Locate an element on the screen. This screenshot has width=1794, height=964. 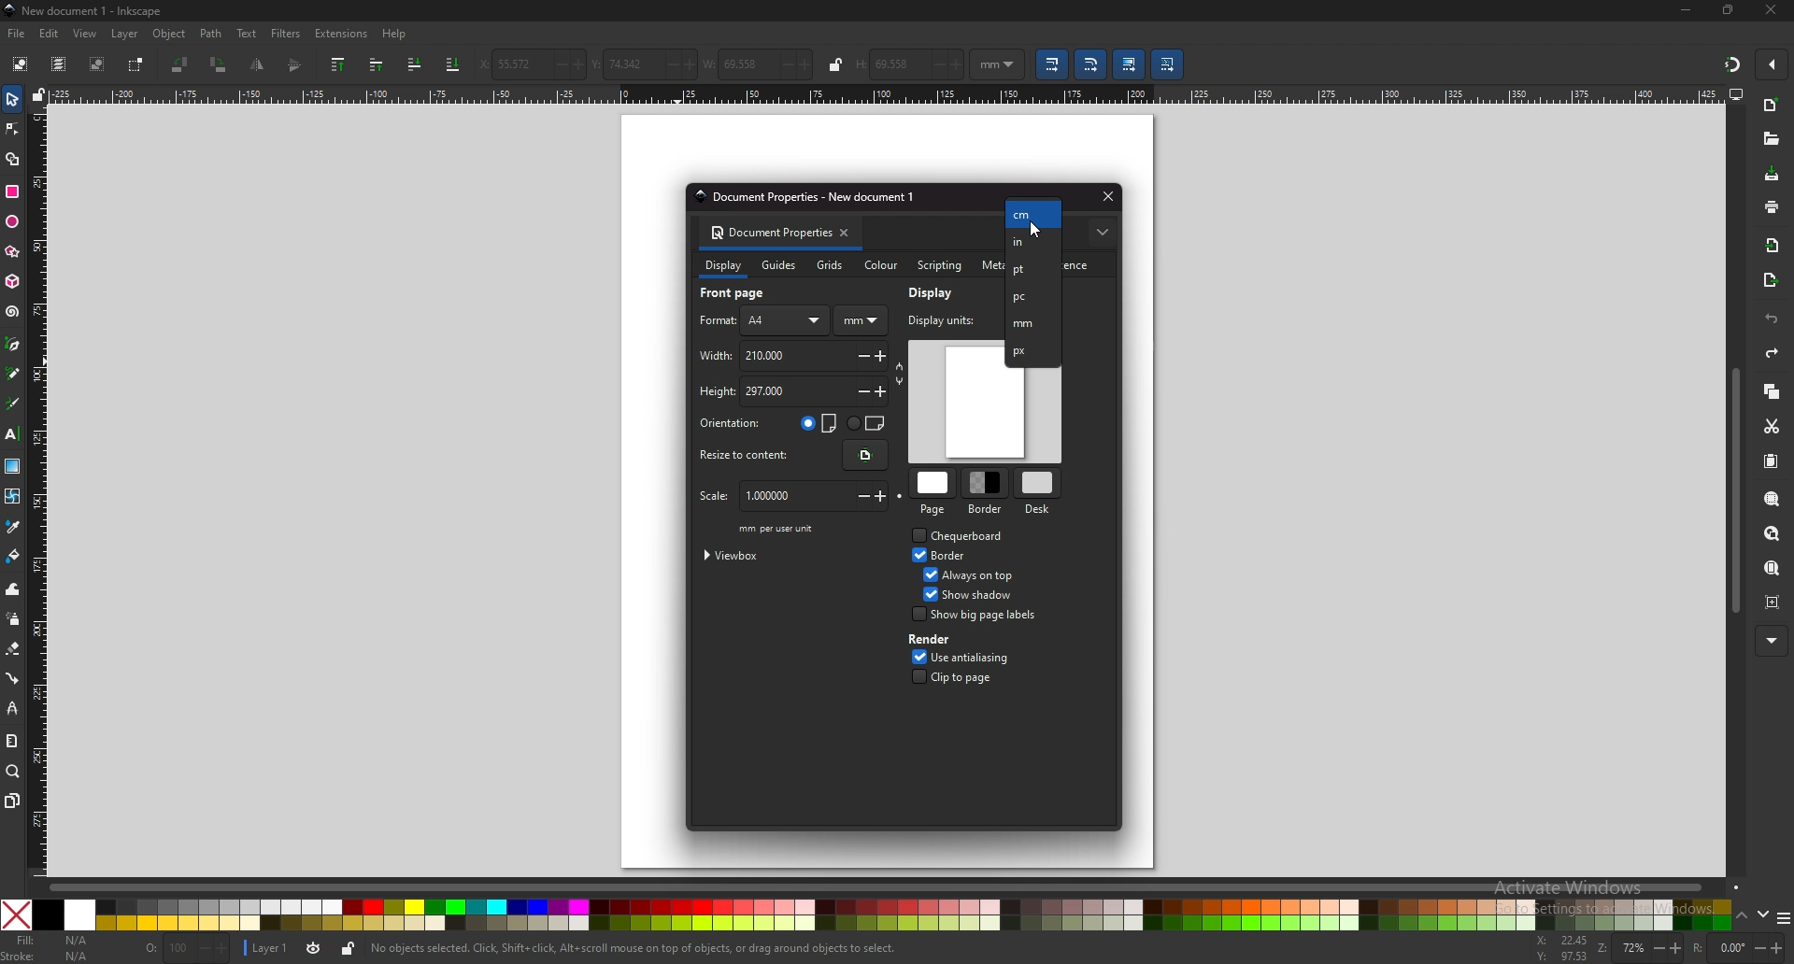
more is located at coordinates (1102, 233).